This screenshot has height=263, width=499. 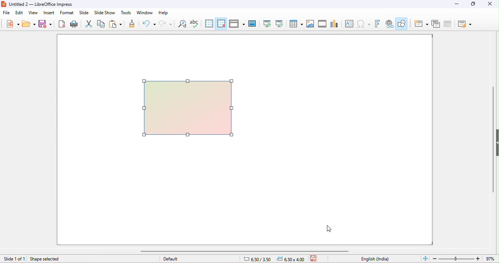 I want to click on display grid, so click(x=209, y=23).